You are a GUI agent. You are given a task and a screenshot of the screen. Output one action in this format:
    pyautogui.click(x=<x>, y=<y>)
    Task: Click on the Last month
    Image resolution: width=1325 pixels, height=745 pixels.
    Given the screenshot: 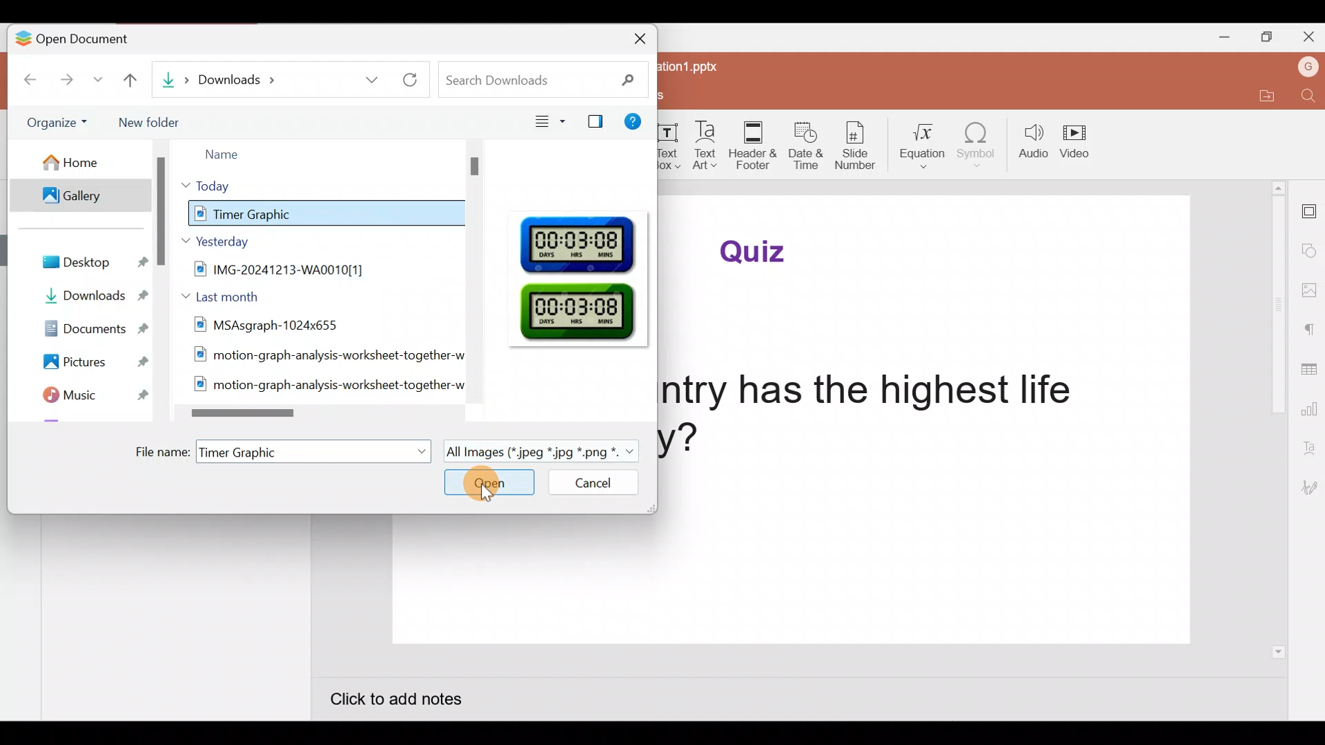 What is the action you would take?
    pyautogui.click(x=226, y=295)
    